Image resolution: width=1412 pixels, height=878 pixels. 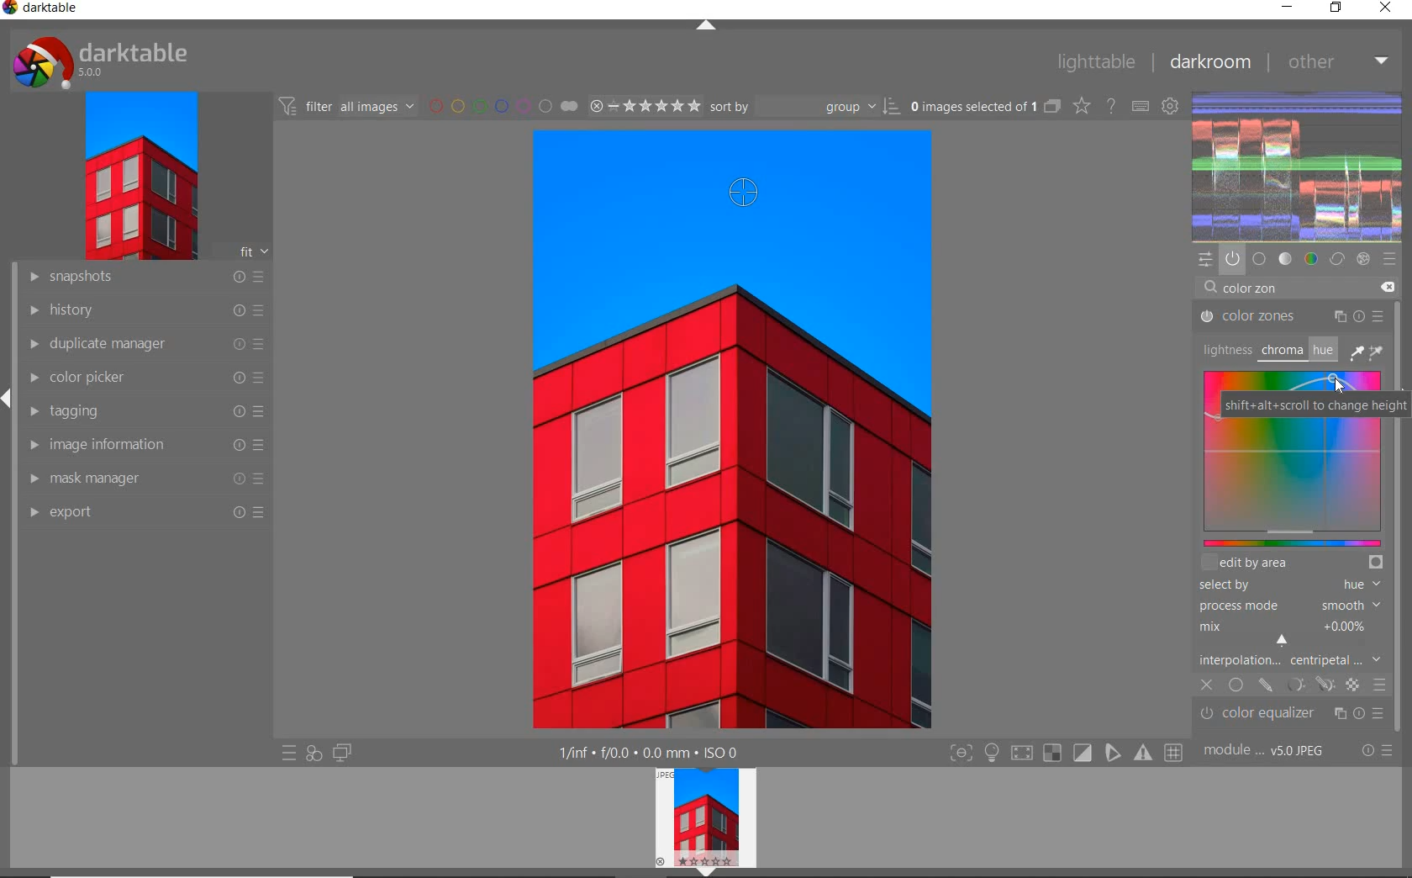 I want to click on highlight, so click(x=993, y=756).